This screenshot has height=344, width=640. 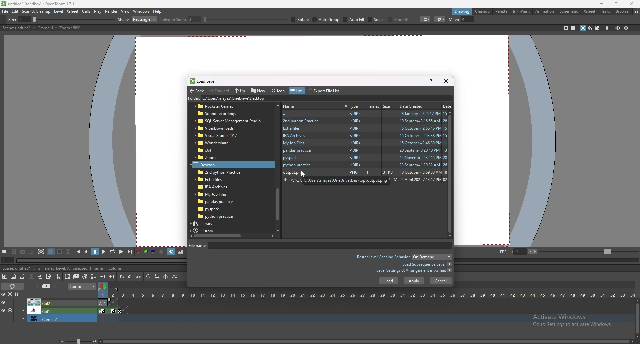 What do you see at coordinates (365, 158) in the screenshot?
I see `folder` at bounding box center [365, 158].